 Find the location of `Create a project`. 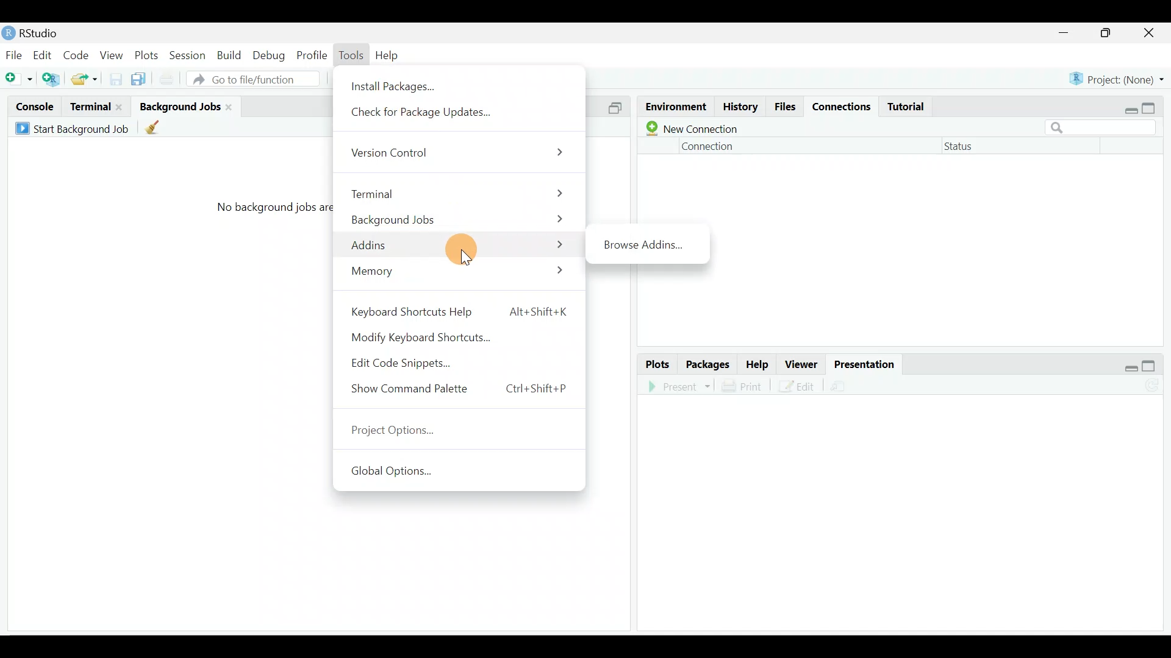

Create a project is located at coordinates (52, 79).